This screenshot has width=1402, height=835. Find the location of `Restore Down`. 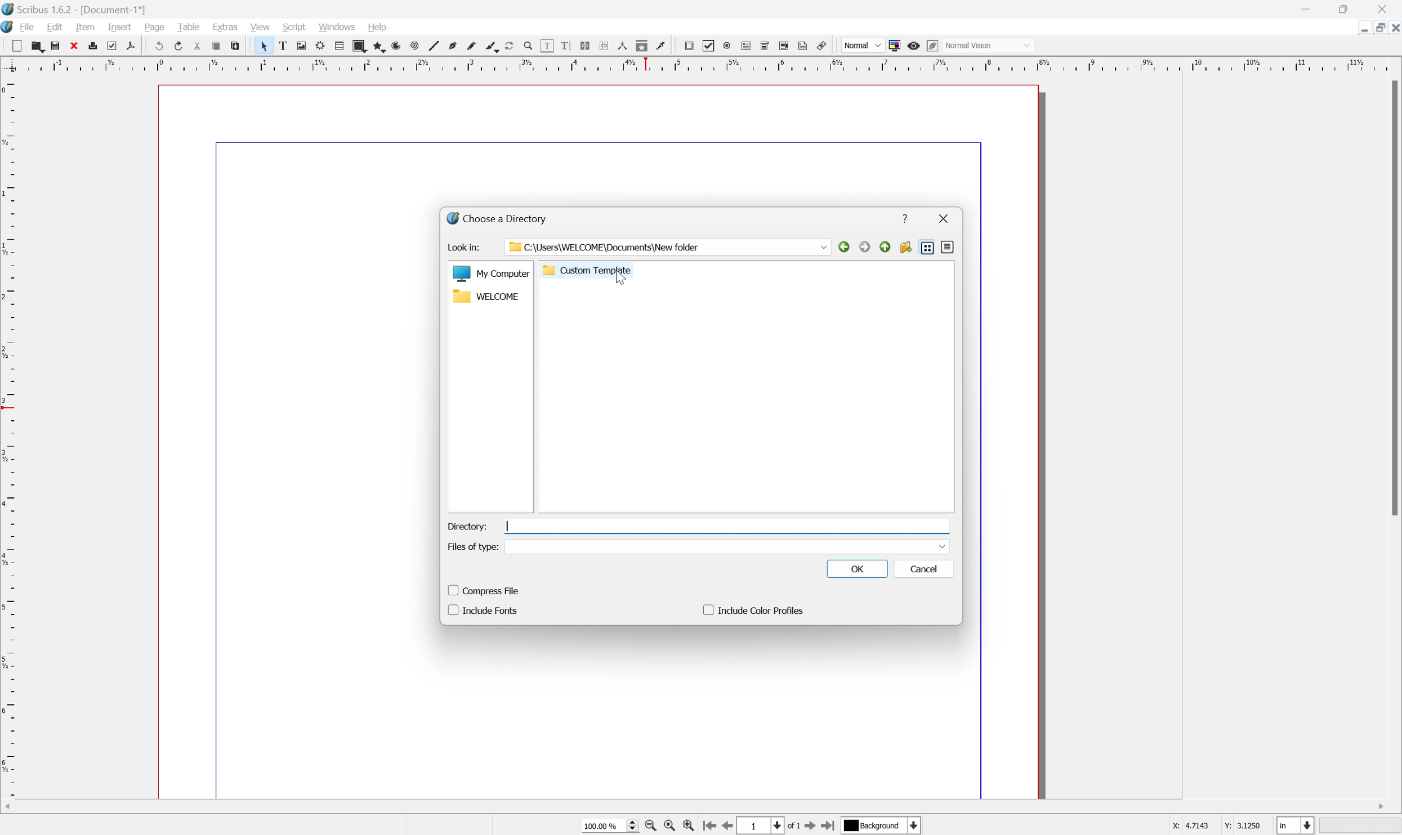

Restore Down is located at coordinates (1378, 29).